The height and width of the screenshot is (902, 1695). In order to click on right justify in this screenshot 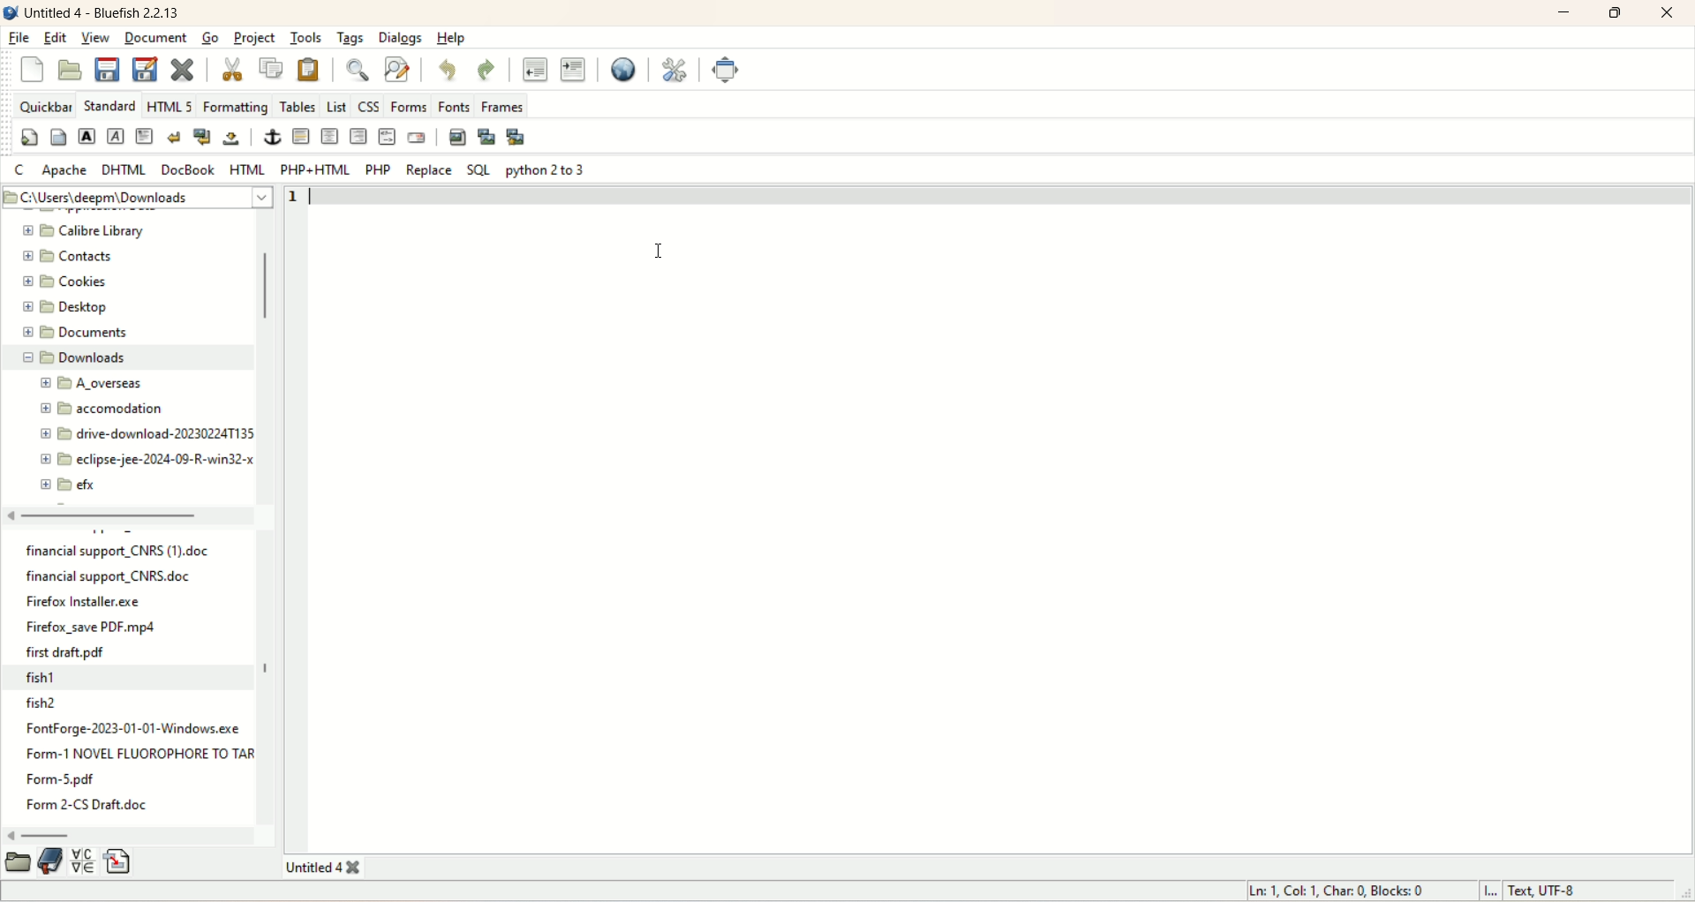, I will do `click(359, 135)`.